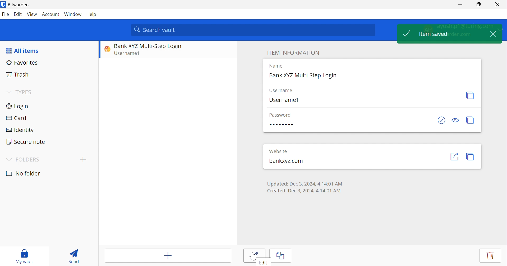  I want to click on Username, so click(279, 91).